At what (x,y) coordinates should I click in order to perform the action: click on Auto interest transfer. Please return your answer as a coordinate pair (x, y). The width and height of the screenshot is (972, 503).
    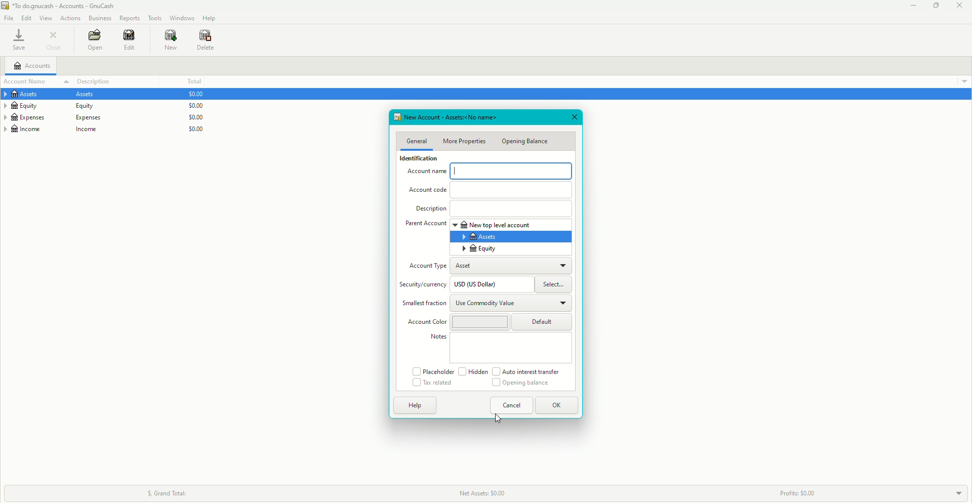
    Looking at the image, I should click on (528, 371).